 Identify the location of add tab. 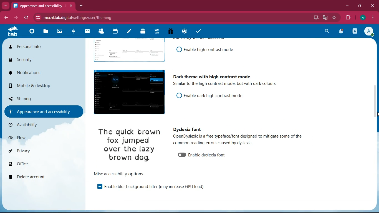
(81, 6).